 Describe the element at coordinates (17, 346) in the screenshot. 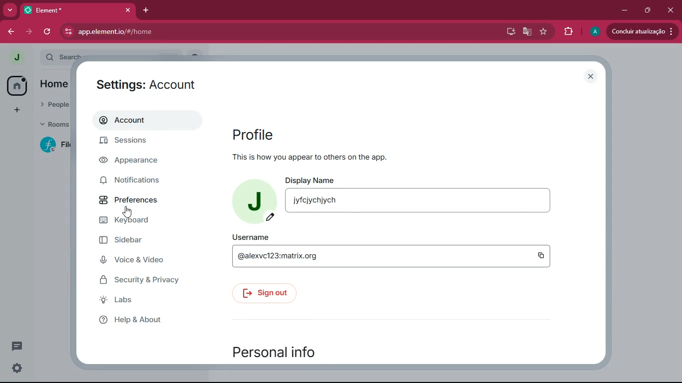

I see `comments` at that location.